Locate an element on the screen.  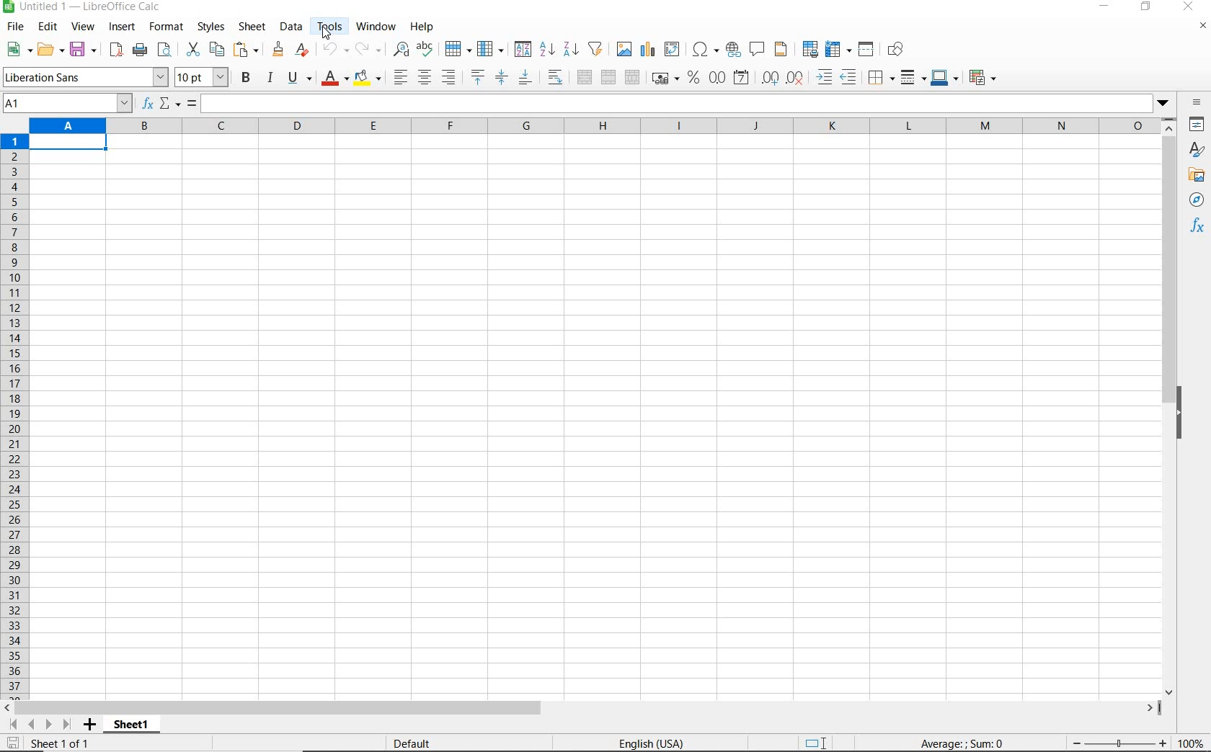
print is located at coordinates (139, 50).